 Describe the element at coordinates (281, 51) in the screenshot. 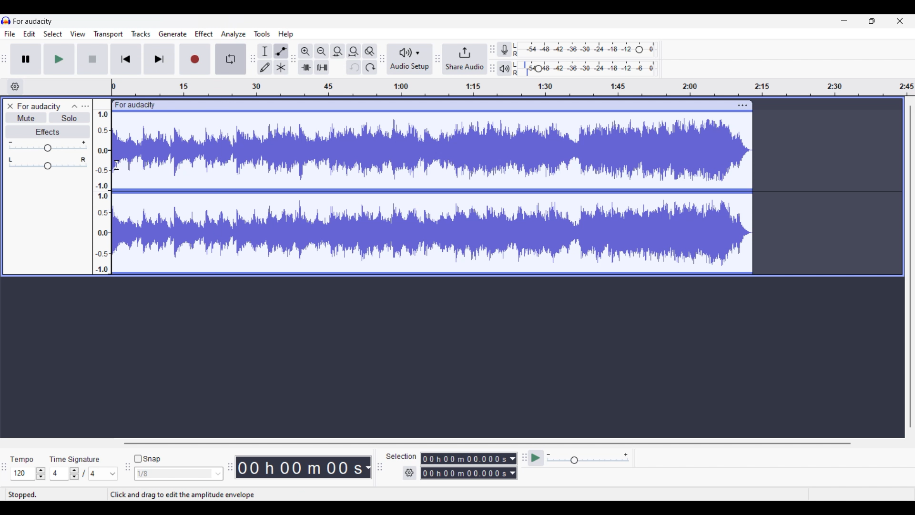

I see `envelop tool` at that location.